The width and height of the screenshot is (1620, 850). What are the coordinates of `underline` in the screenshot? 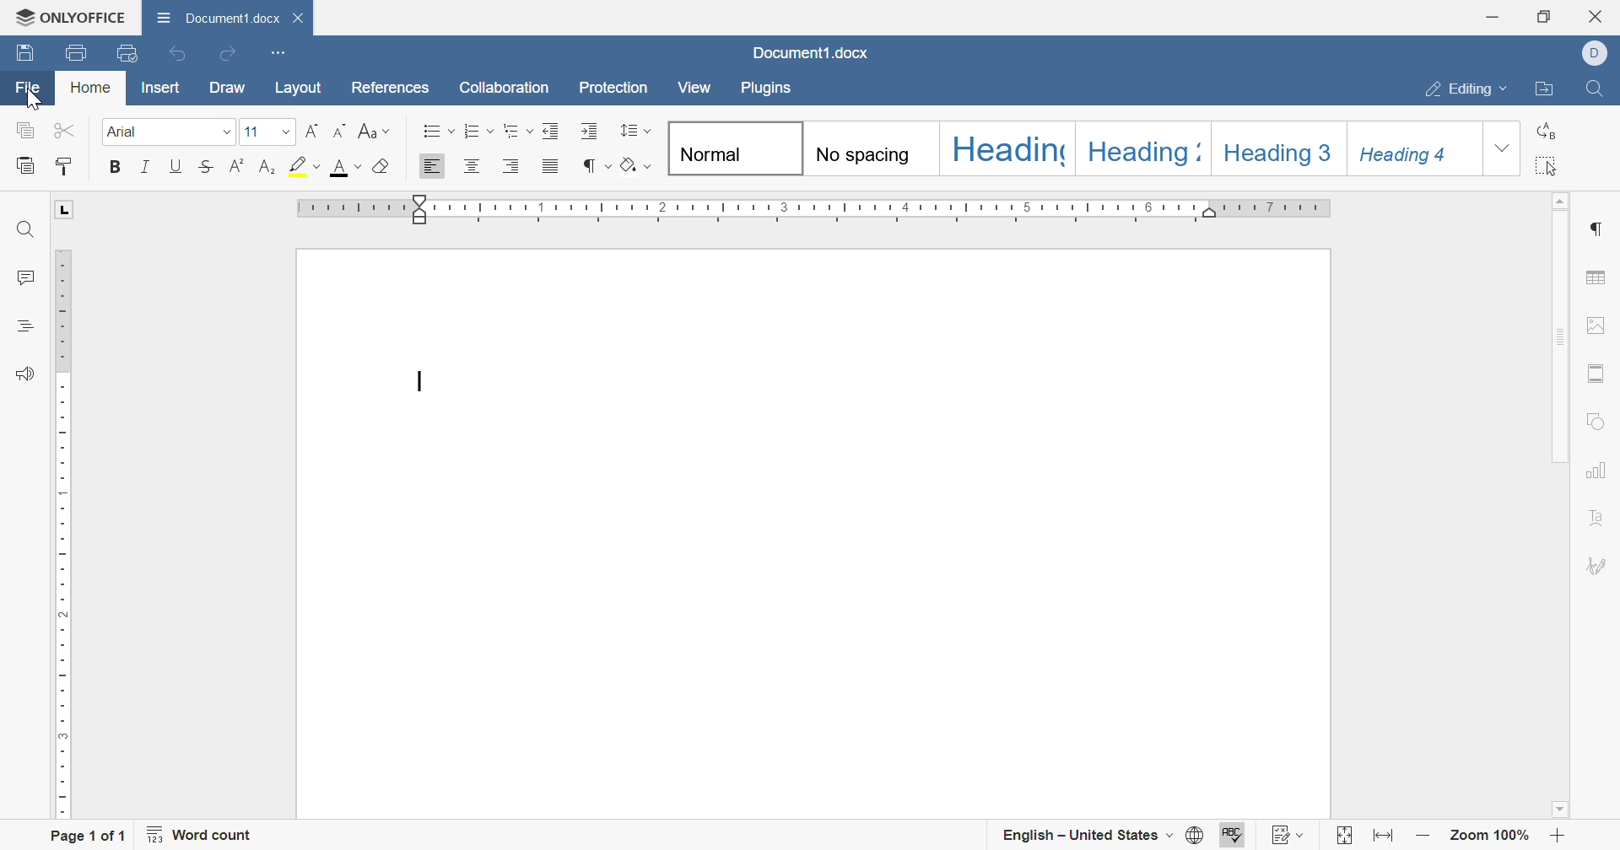 It's located at (177, 167).